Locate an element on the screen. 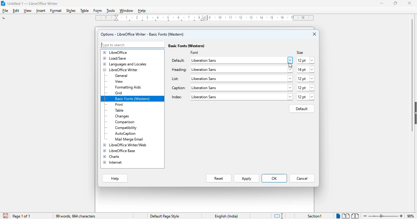 The image size is (417, 219). help is located at coordinates (142, 11).